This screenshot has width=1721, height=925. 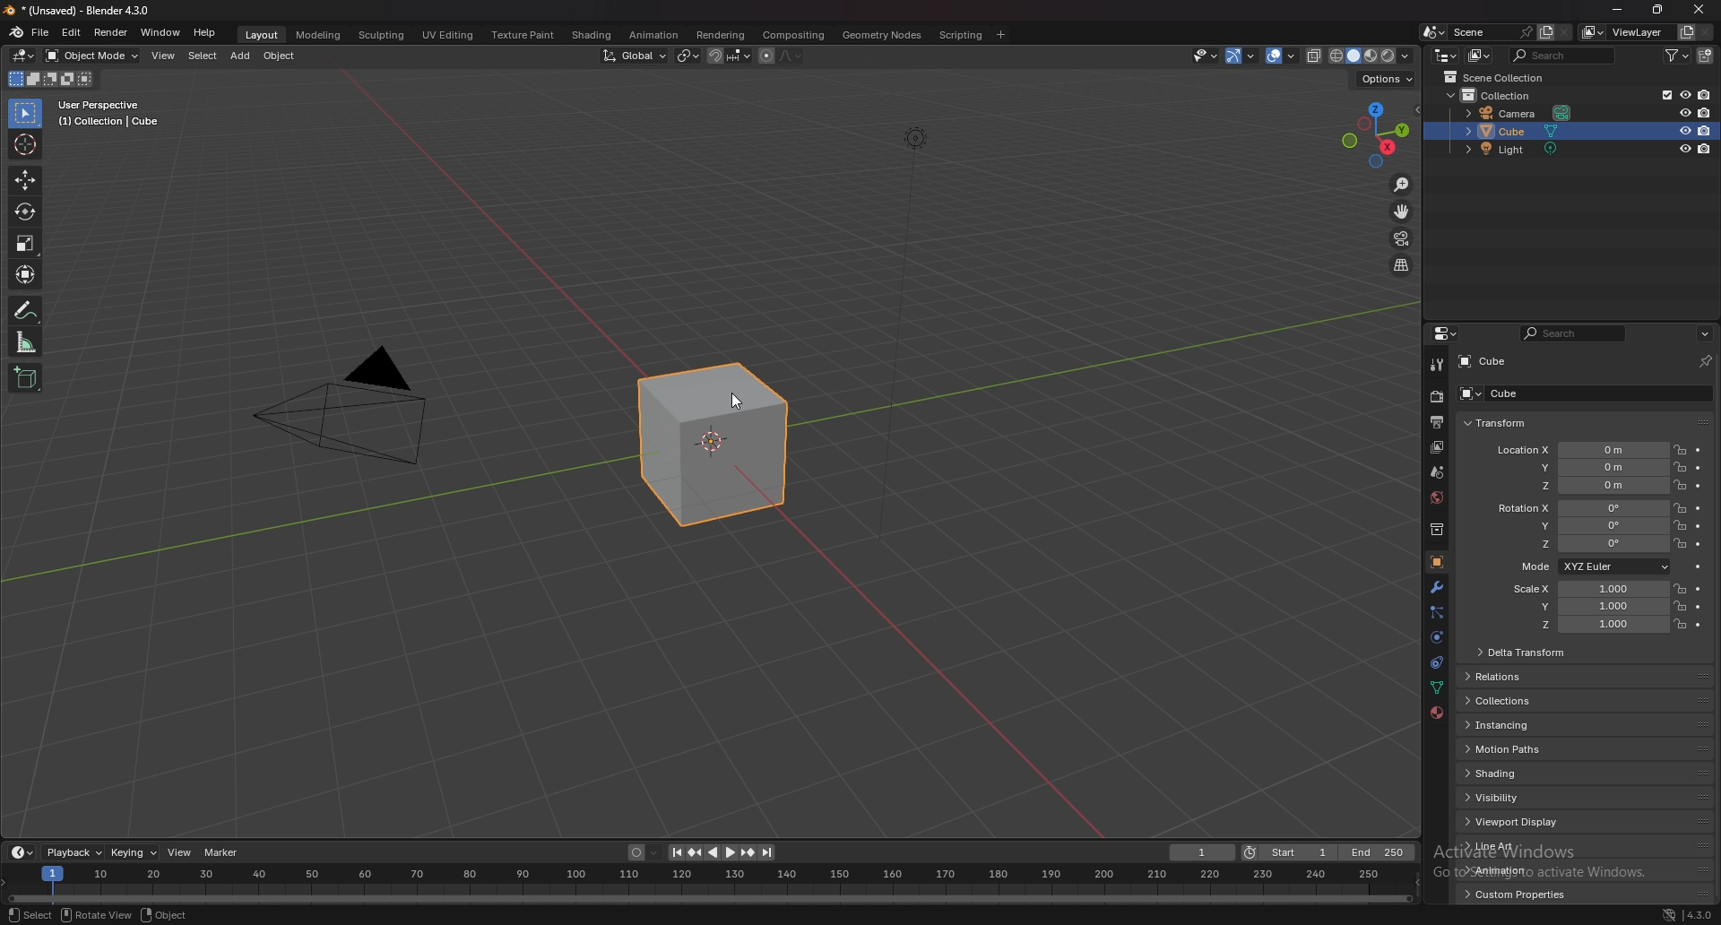 I want to click on texture paint, so click(x=525, y=35).